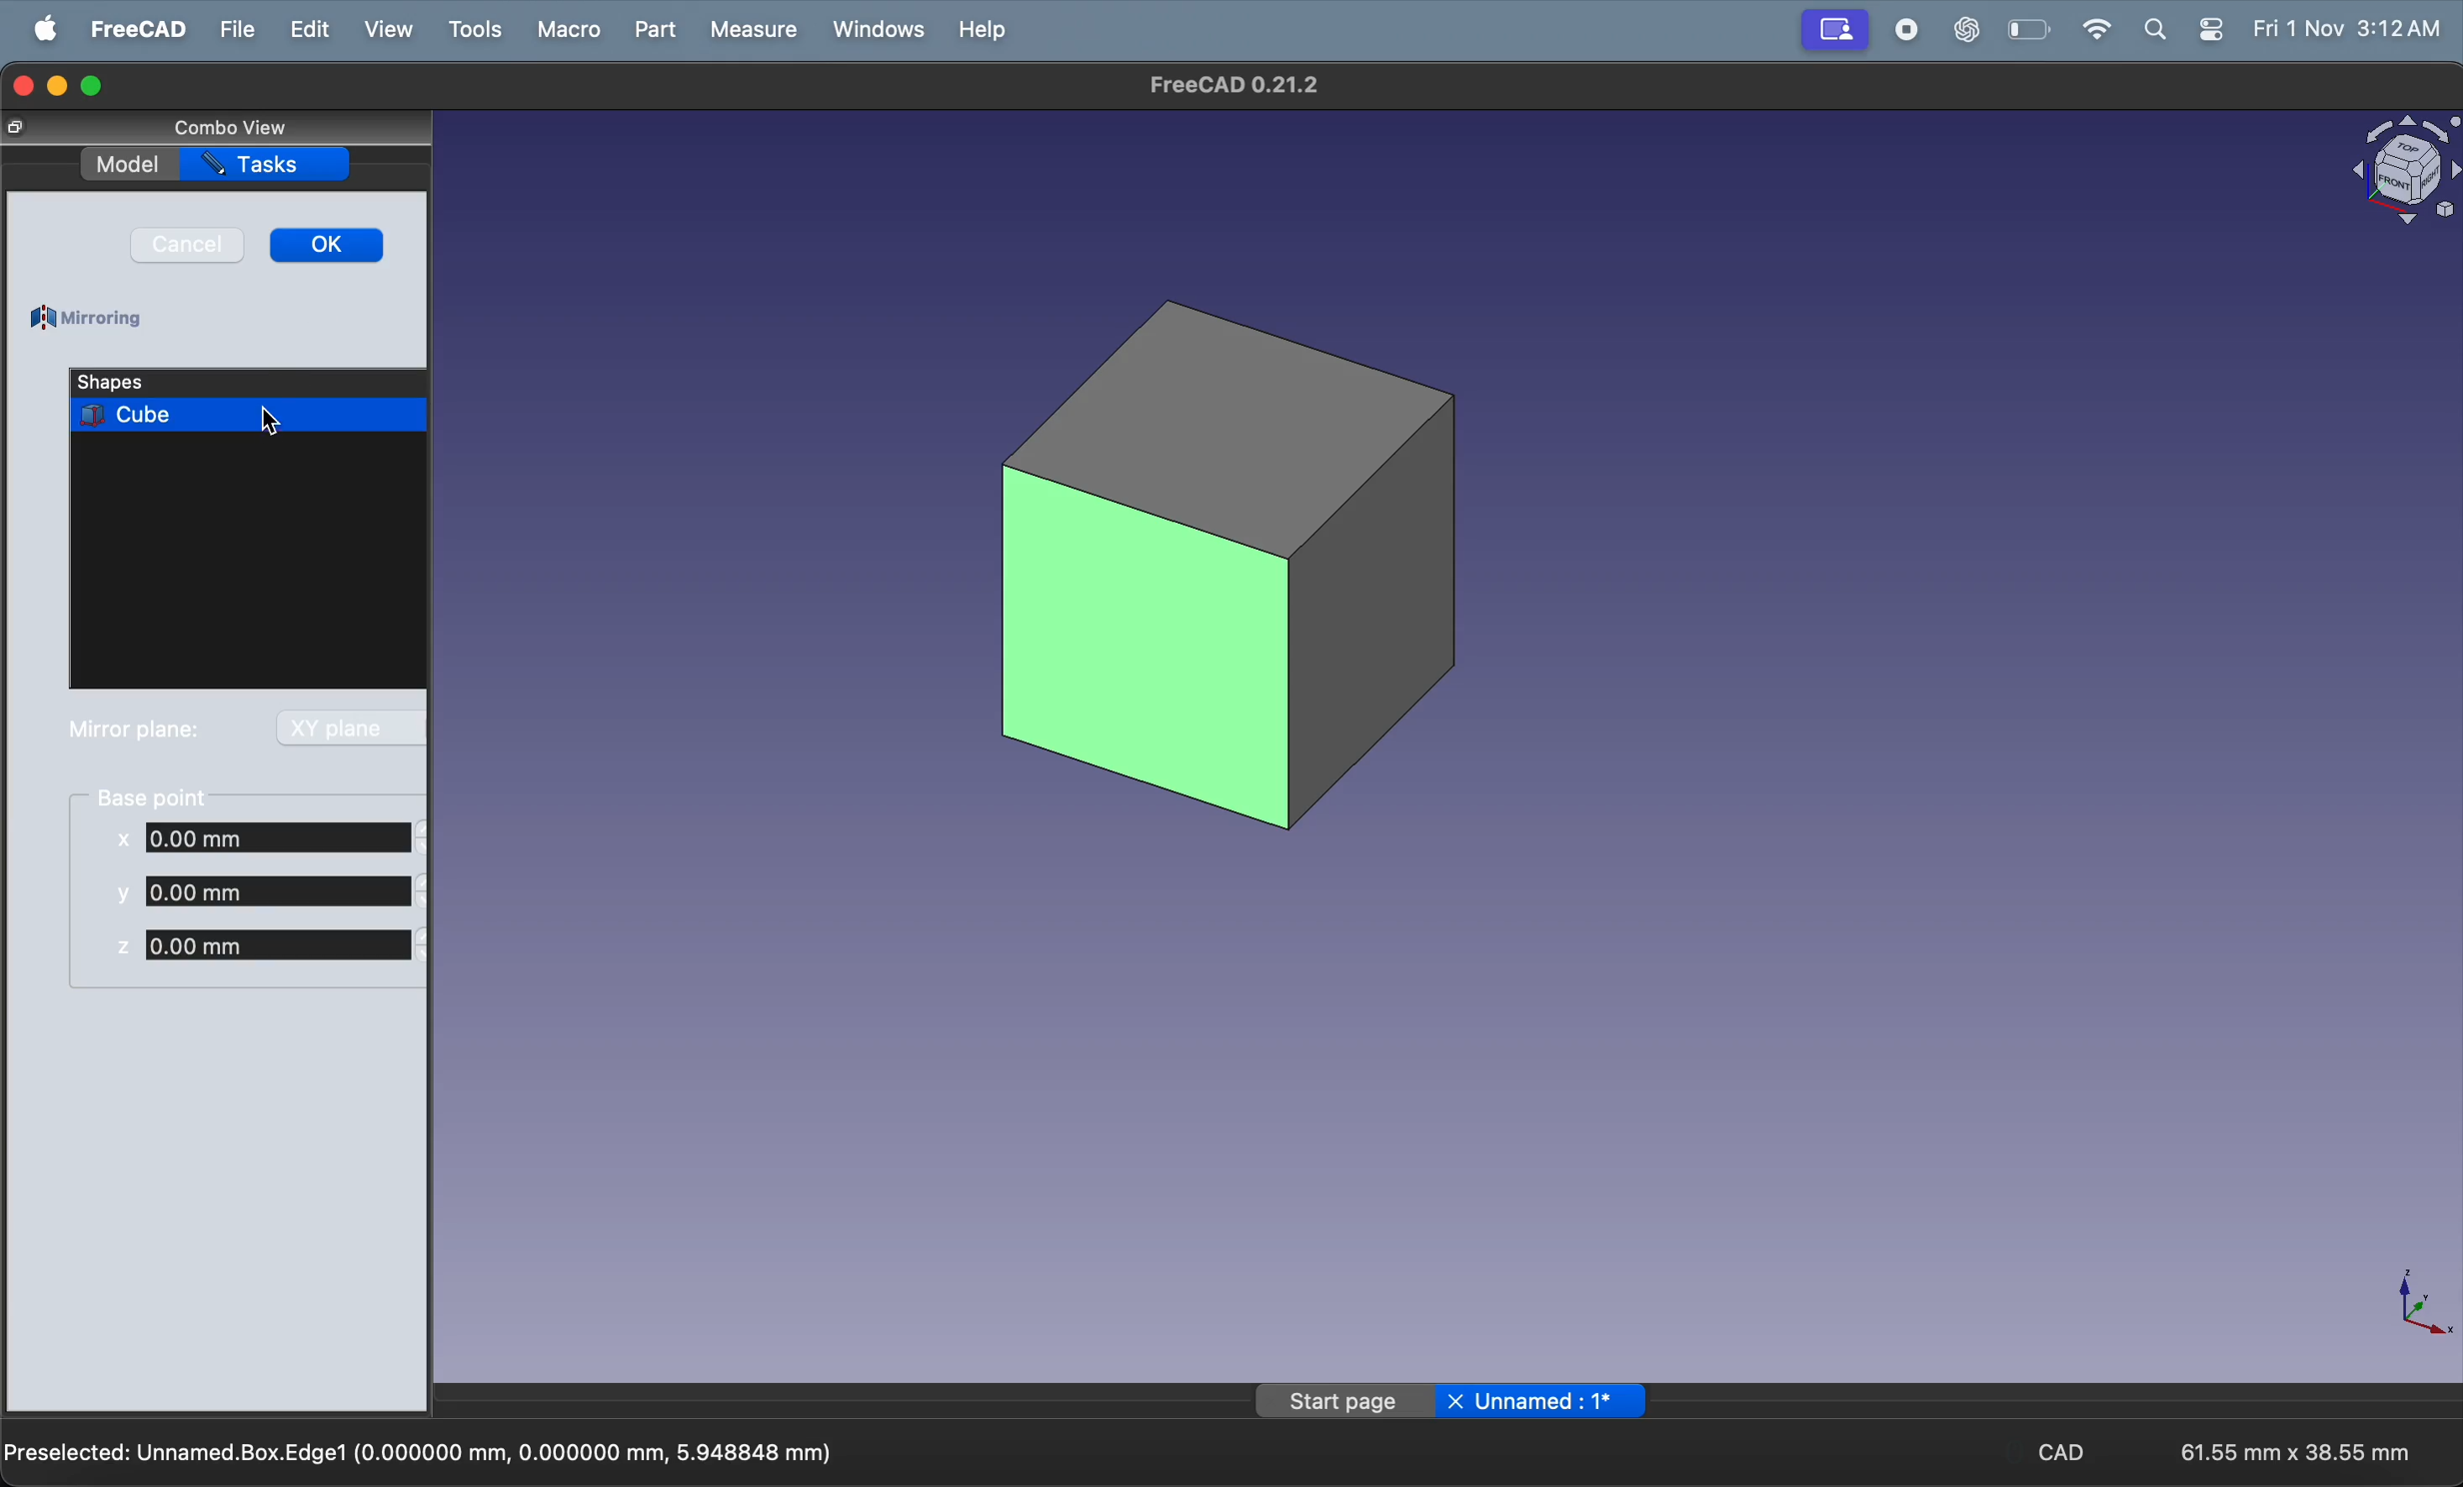  Describe the element at coordinates (347, 728) in the screenshot. I see `xy plane` at that location.